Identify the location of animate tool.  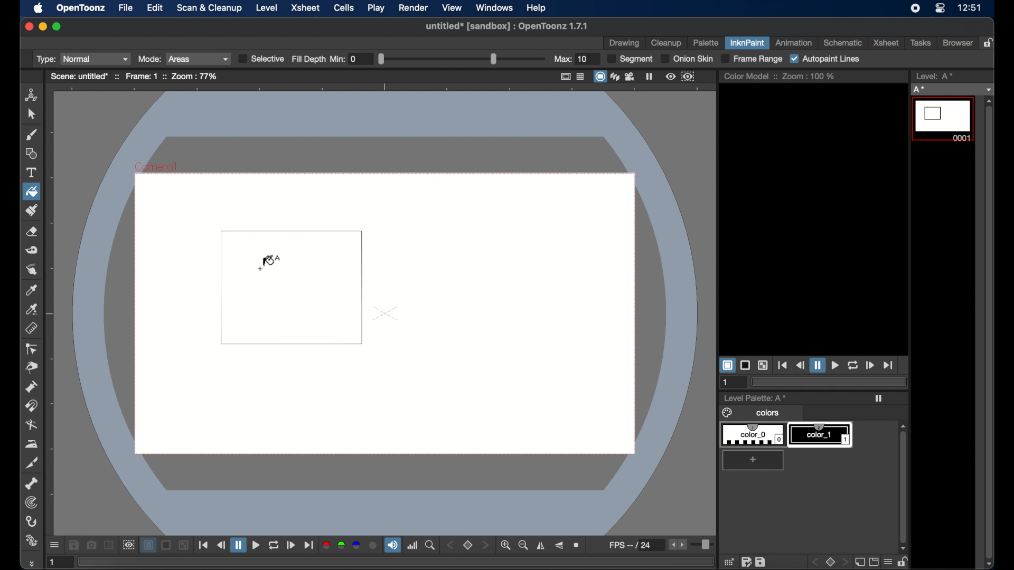
(32, 95).